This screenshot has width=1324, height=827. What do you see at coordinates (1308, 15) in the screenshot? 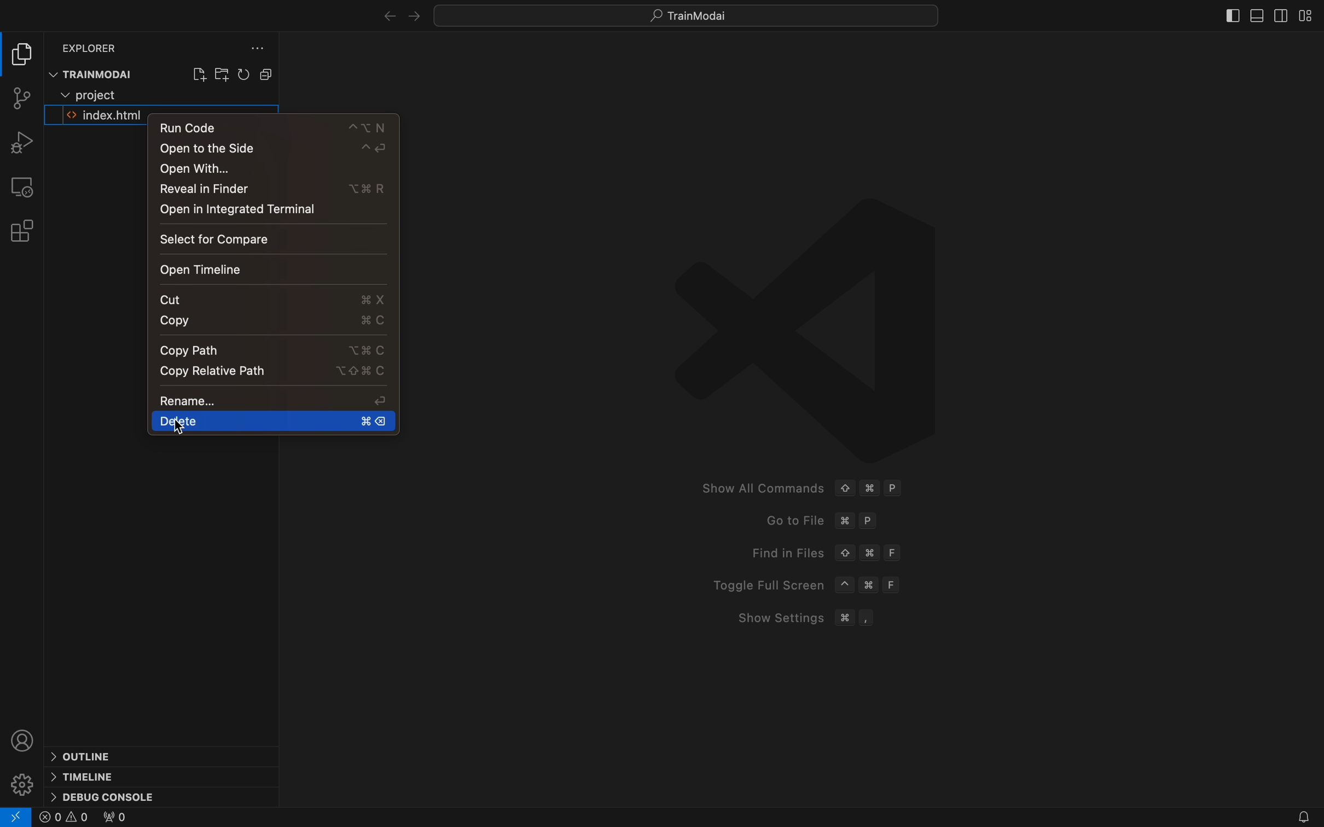
I see `layouts` at bounding box center [1308, 15].